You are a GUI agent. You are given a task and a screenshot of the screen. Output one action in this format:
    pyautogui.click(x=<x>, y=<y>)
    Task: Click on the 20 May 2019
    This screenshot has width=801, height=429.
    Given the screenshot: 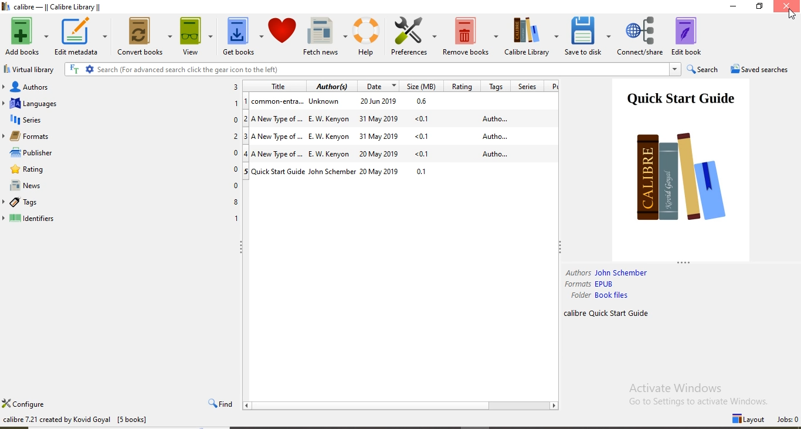 What is the action you would take?
    pyautogui.click(x=381, y=171)
    